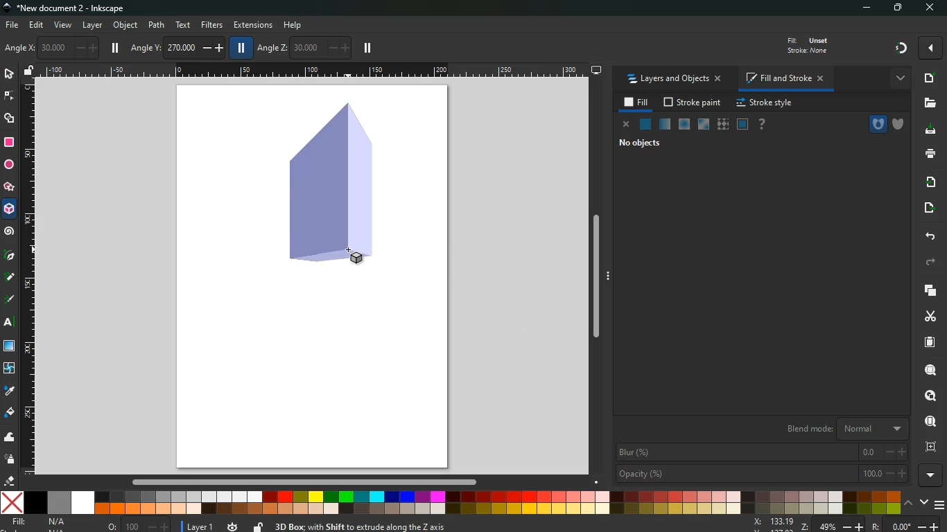 Image resolution: width=947 pixels, height=532 pixels. Describe the element at coordinates (11, 26) in the screenshot. I see `file` at that location.